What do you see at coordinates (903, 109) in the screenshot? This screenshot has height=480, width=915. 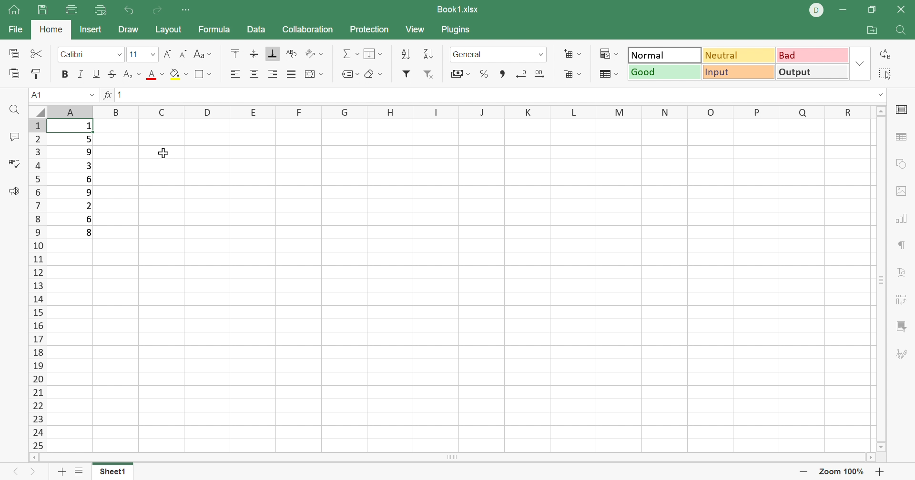 I see `Slide settings` at bounding box center [903, 109].